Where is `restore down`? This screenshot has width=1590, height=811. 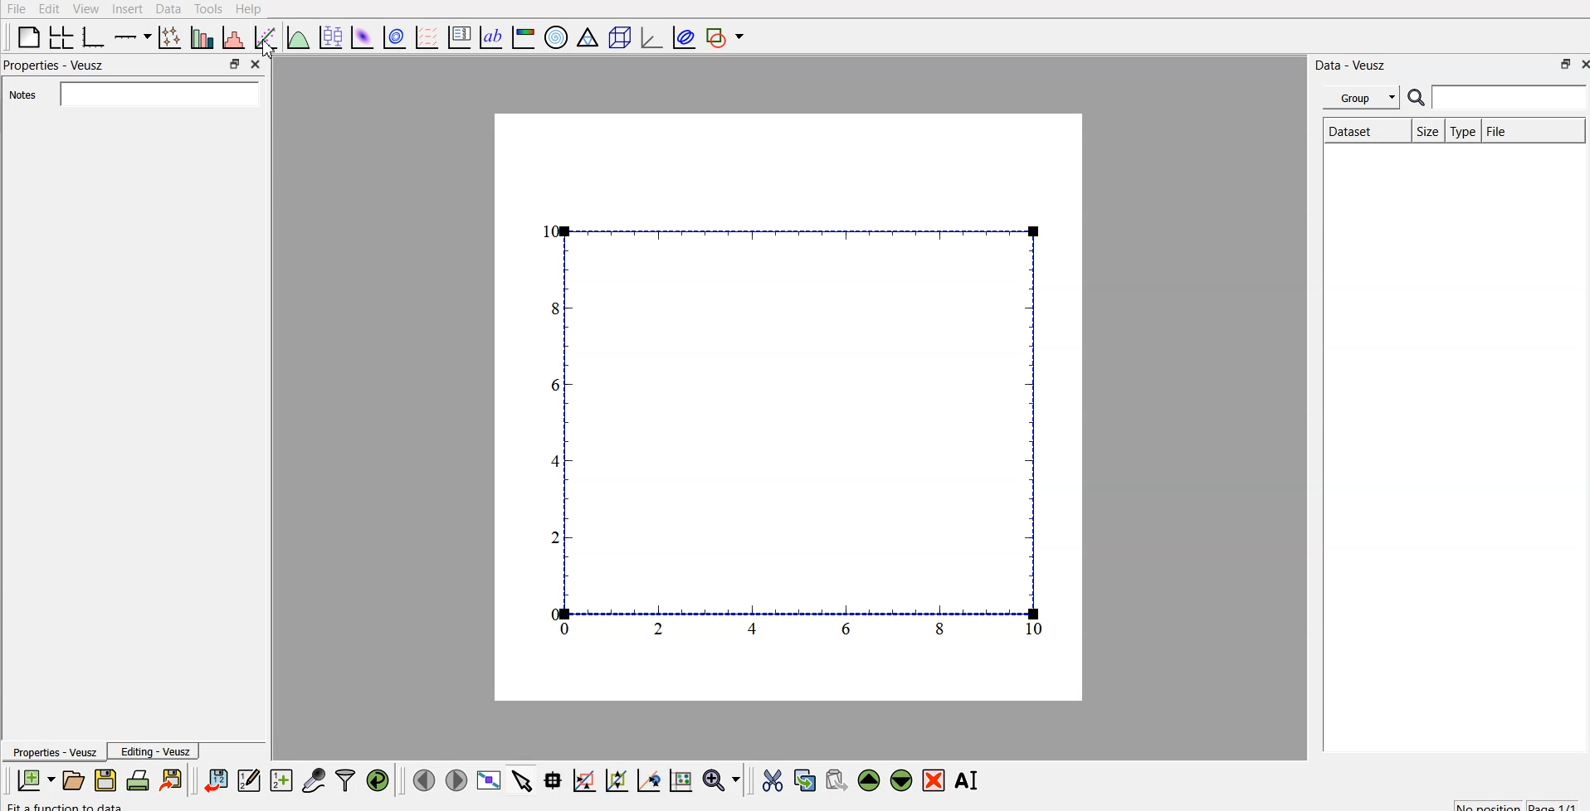 restore down is located at coordinates (1558, 67).